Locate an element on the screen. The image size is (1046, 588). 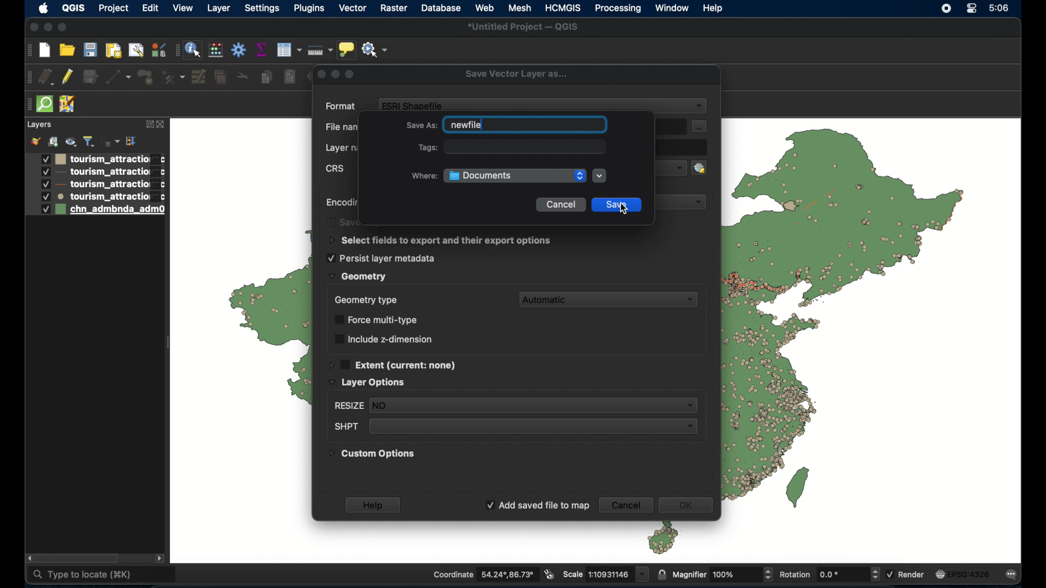
settings is located at coordinates (261, 9).